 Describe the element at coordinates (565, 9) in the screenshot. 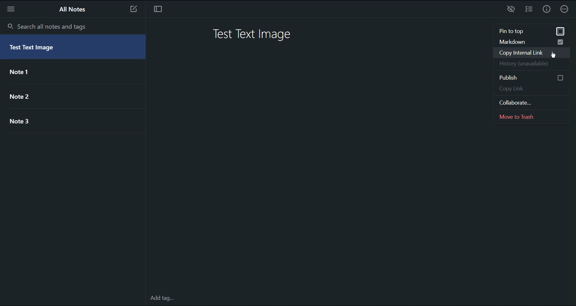

I see `More` at that location.